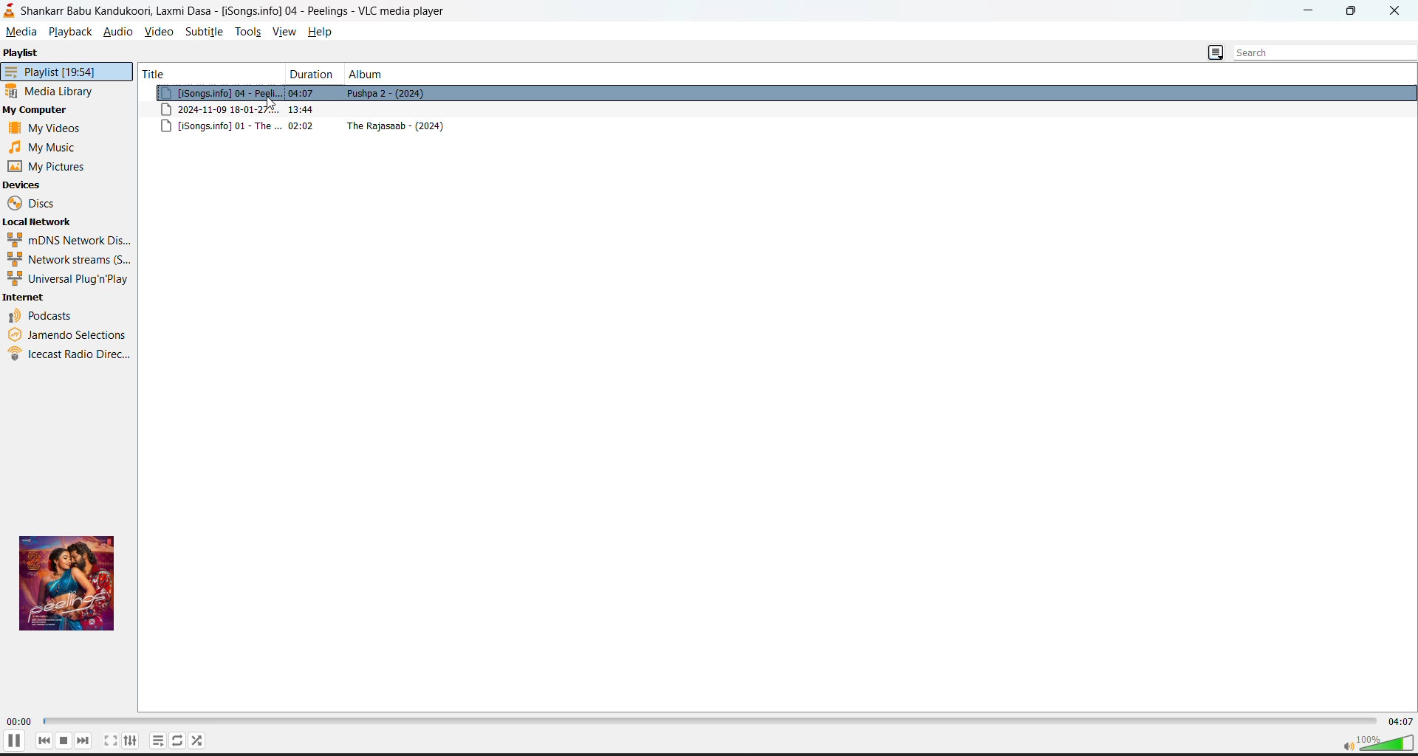 Image resolution: width=1418 pixels, height=756 pixels. I want to click on next, so click(83, 741).